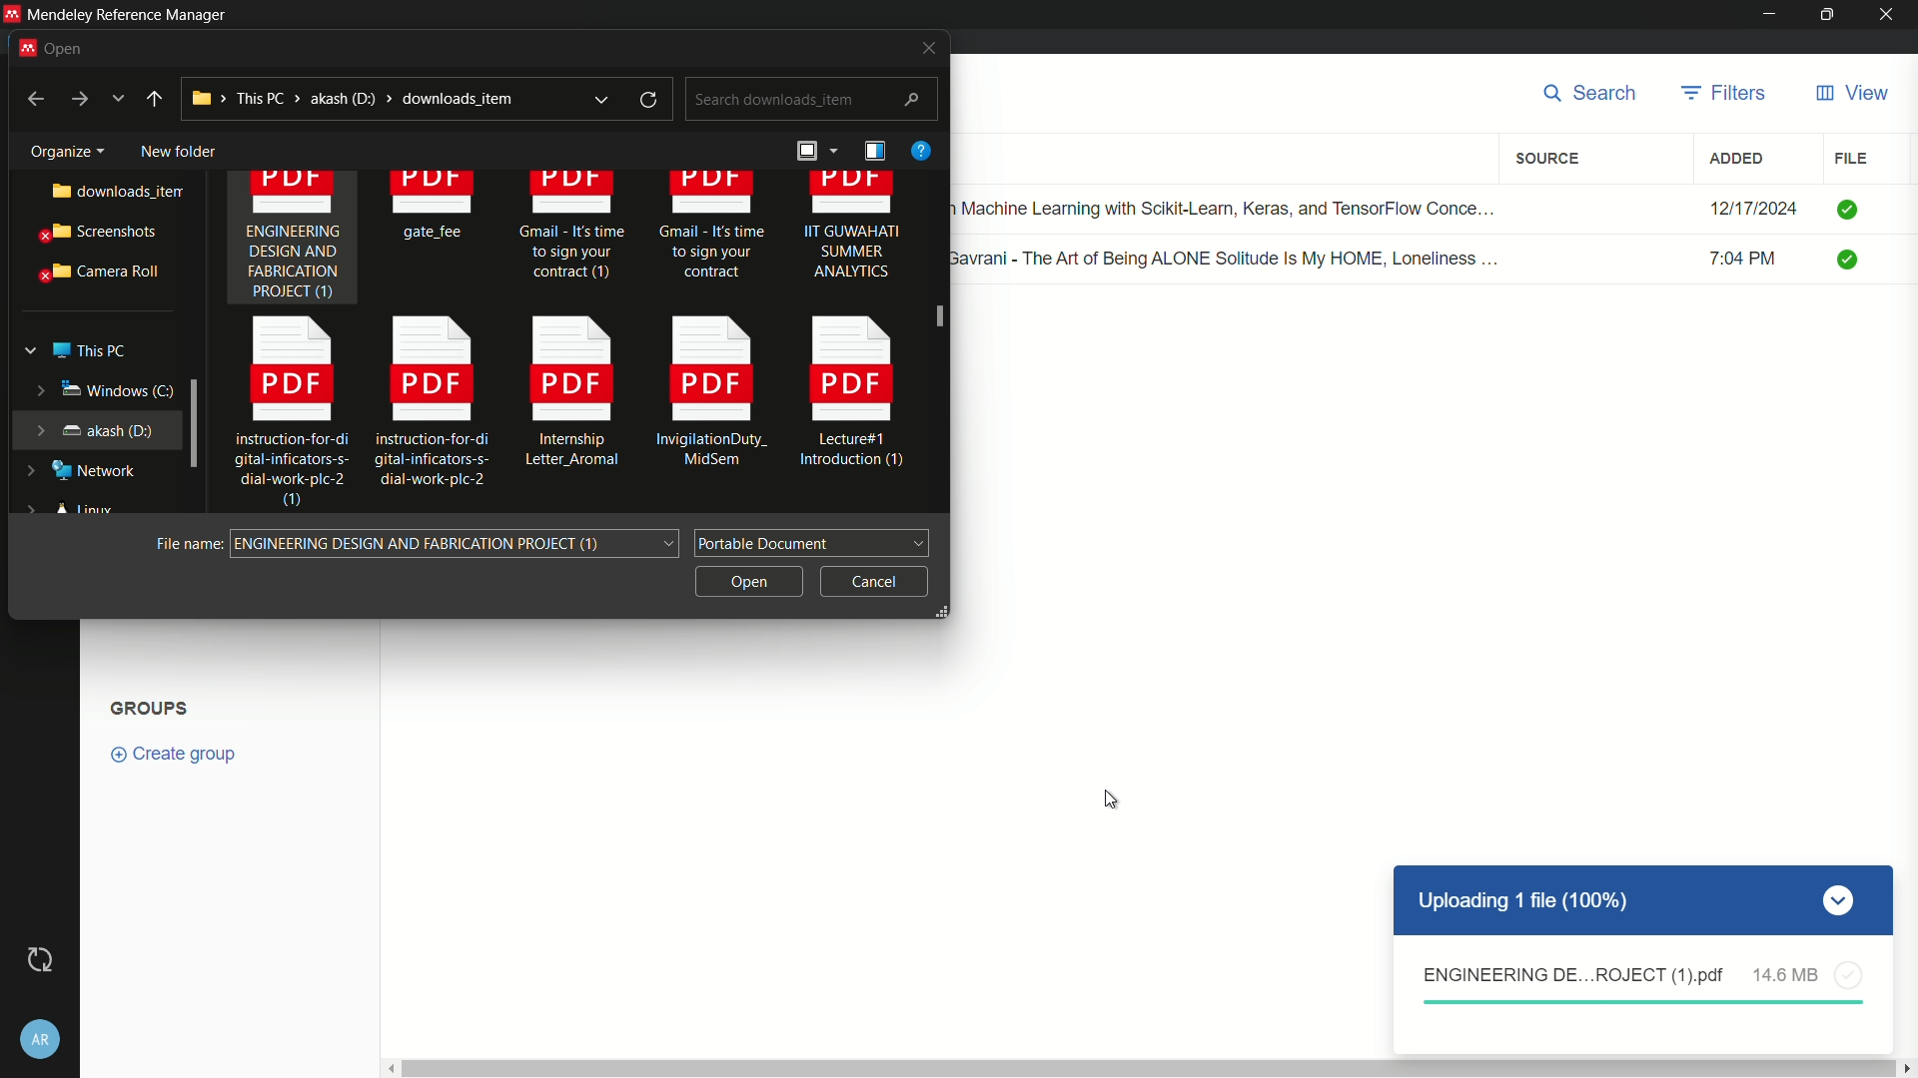  I want to click on InvigilationDuty_
[EE, so click(712, 396).